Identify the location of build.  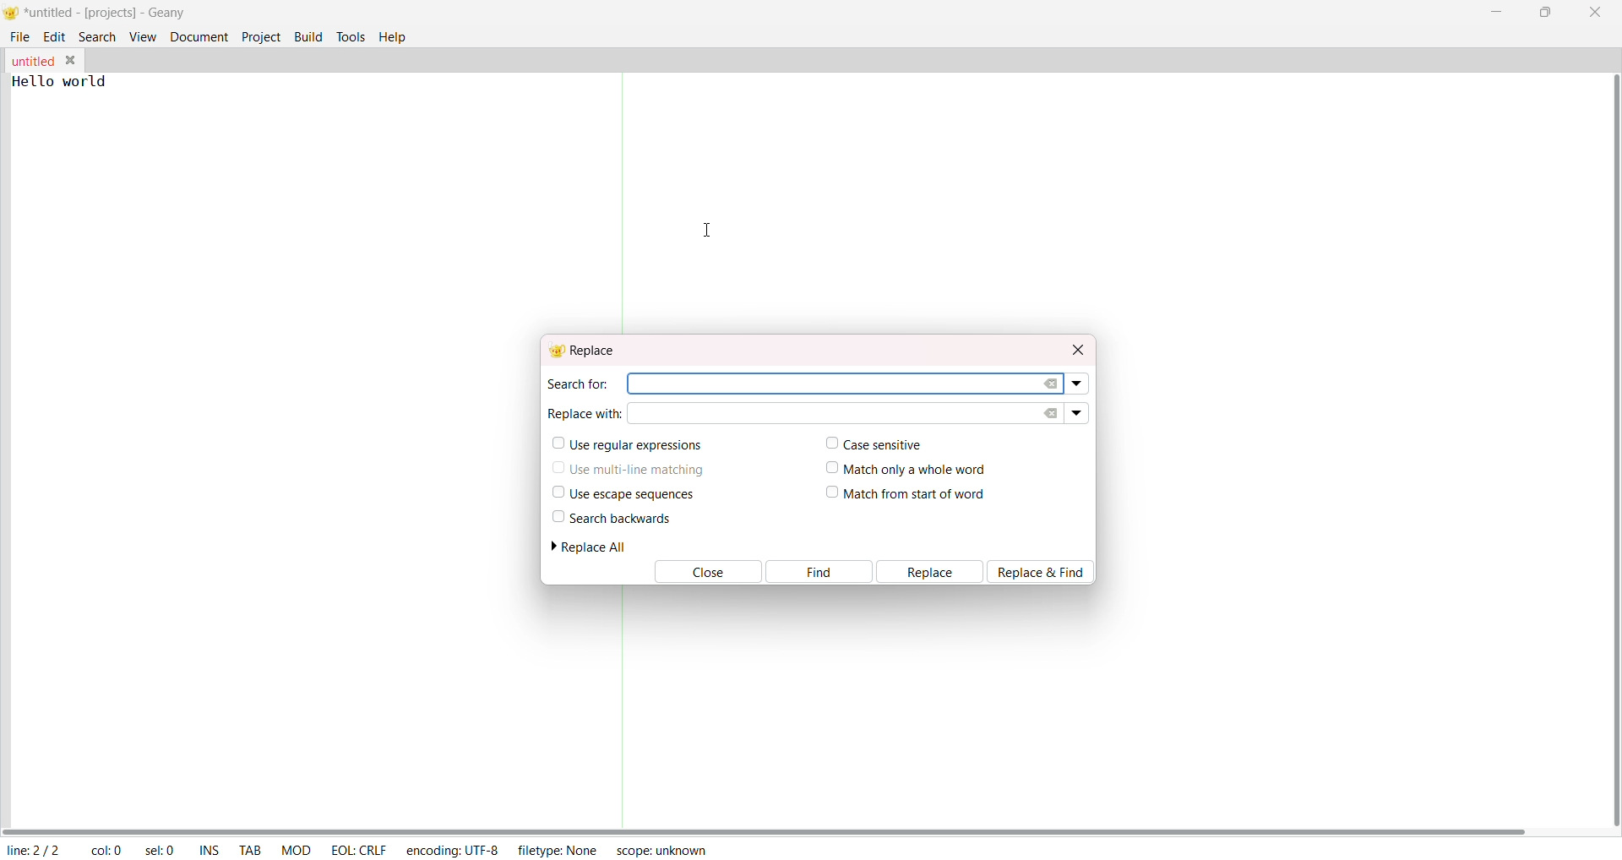
(308, 35).